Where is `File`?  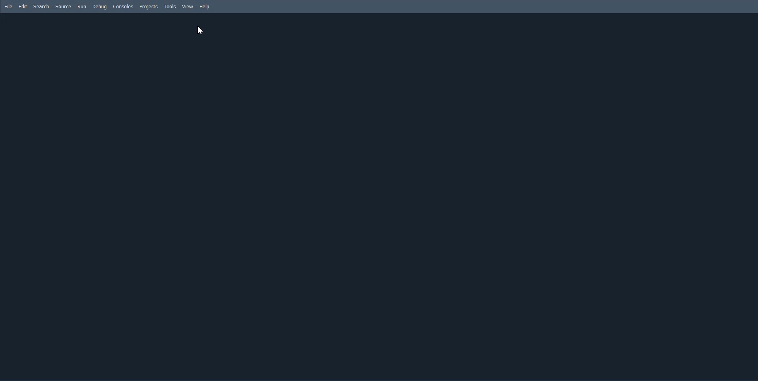 File is located at coordinates (9, 6).